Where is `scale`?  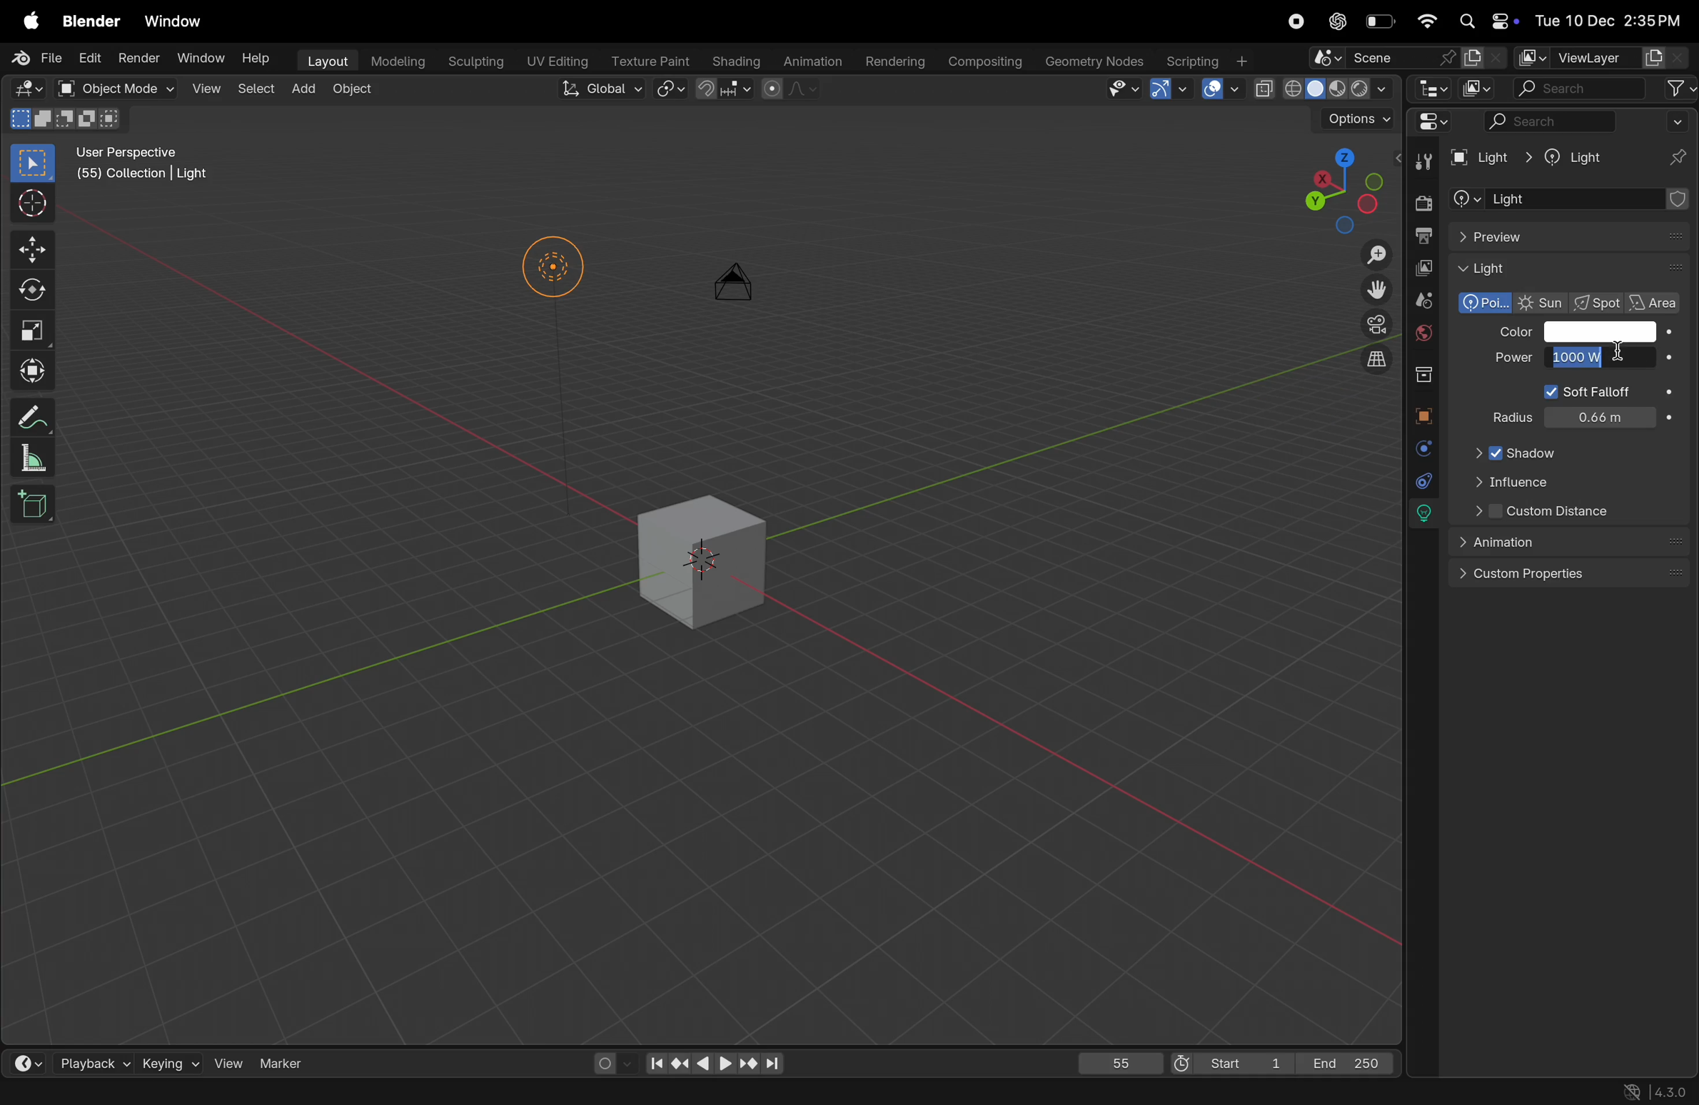 scale is located at coordinates (38, 333).